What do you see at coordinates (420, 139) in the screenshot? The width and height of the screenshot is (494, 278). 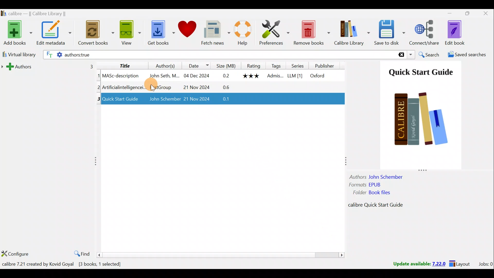 I see `Book preview column` at bounding box center [420, 139].